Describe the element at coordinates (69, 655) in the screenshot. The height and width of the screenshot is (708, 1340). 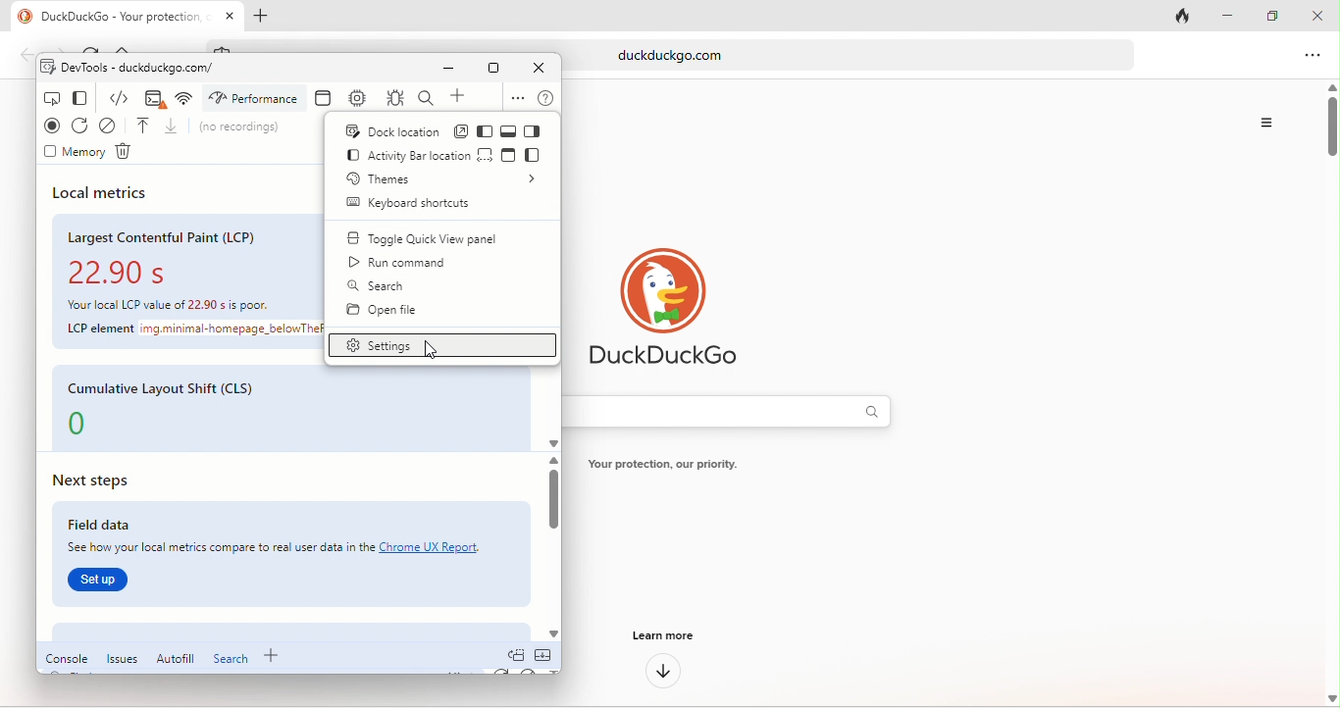
I see `console` at that location.